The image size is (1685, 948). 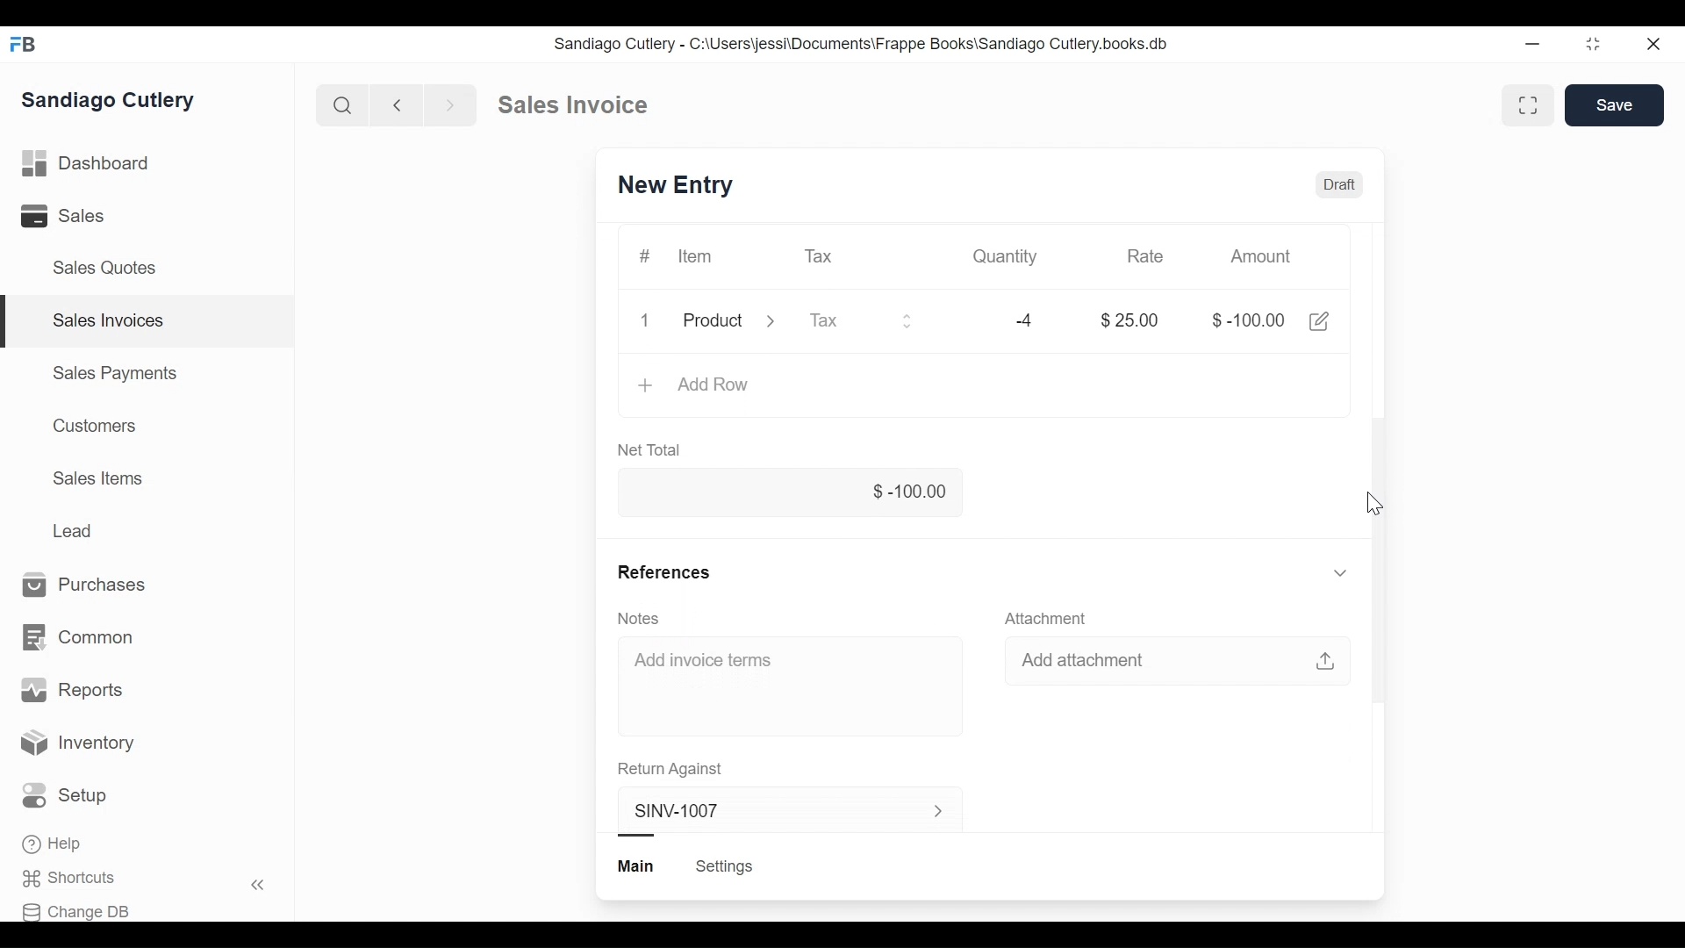 I want to click on FB, so click(x=26, y=45).